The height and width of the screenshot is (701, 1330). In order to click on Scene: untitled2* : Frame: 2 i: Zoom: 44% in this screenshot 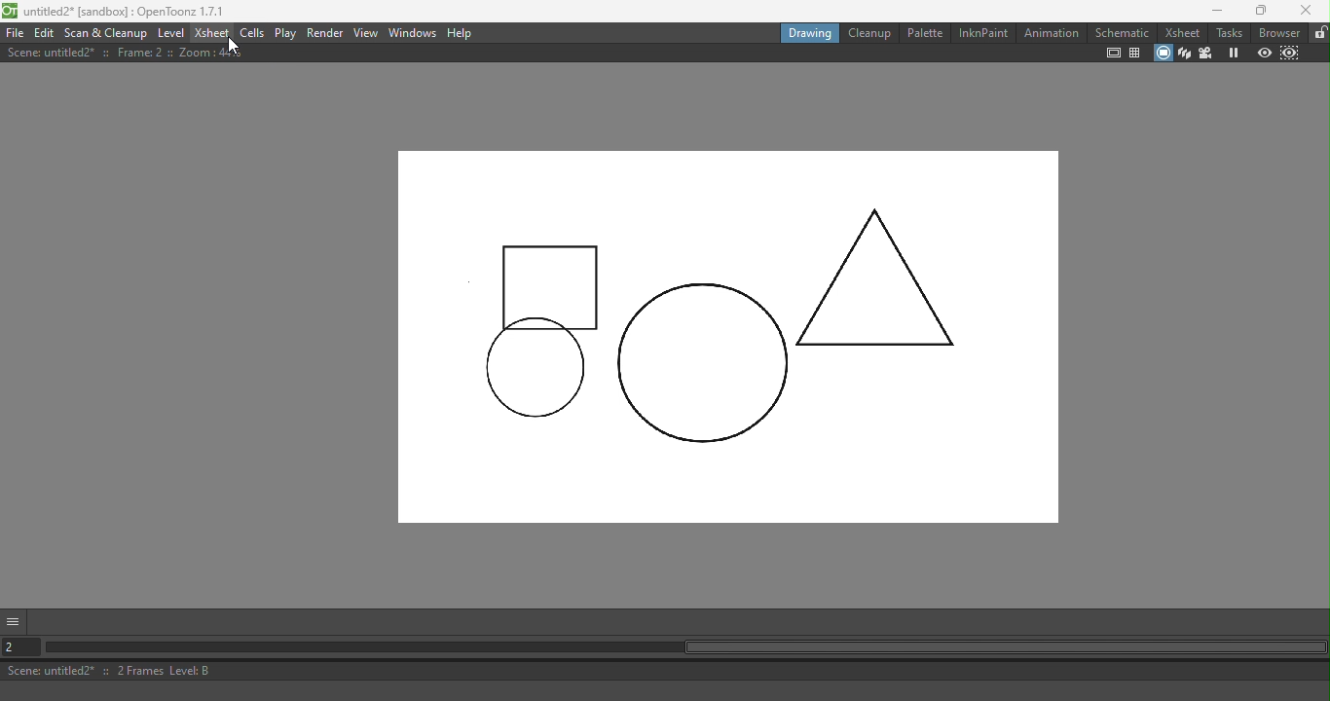, I will do `click(126, 53)`.